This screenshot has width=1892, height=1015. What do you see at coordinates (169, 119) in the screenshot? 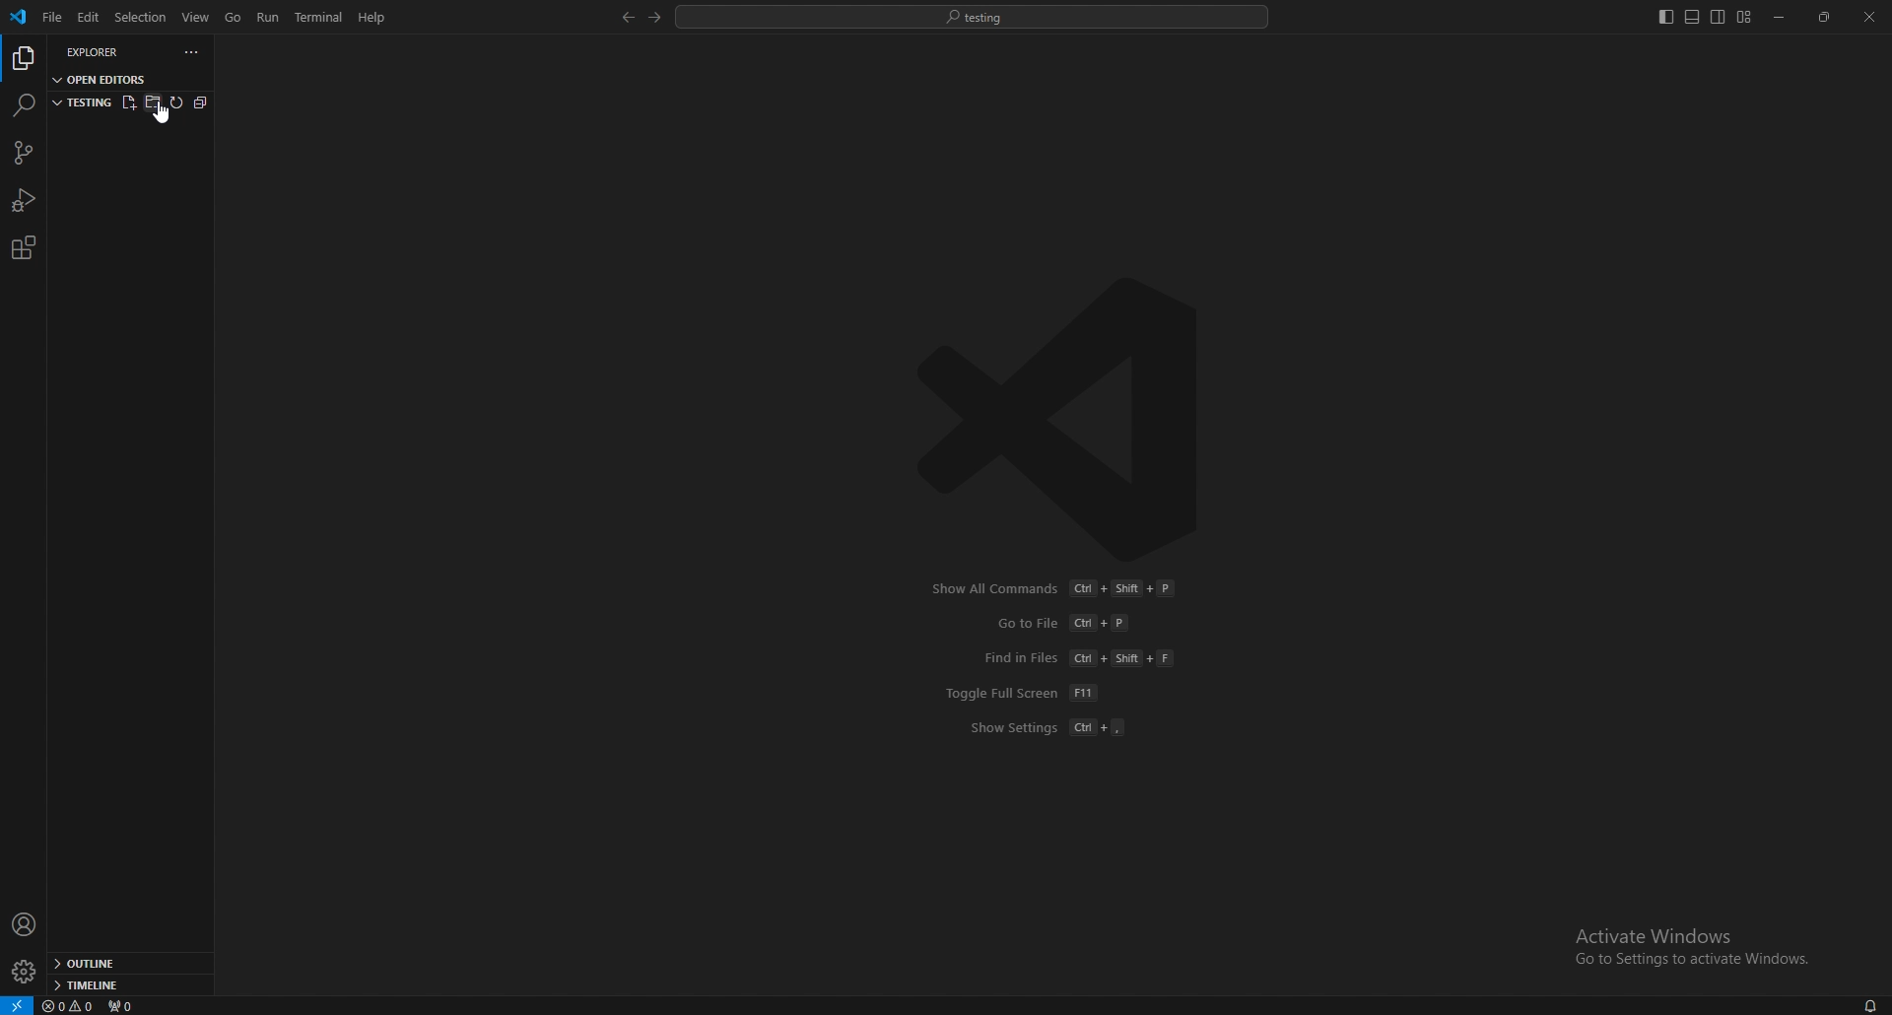
I see `cursor` at bounding box center [169, 119].